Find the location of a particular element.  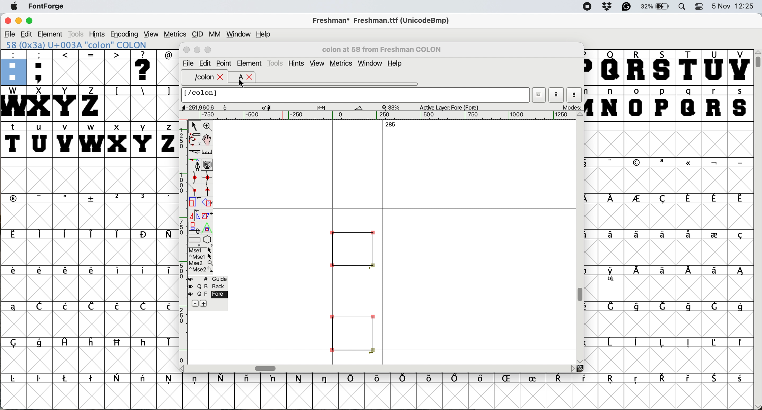

symbol is located at coordinates (326, 378).